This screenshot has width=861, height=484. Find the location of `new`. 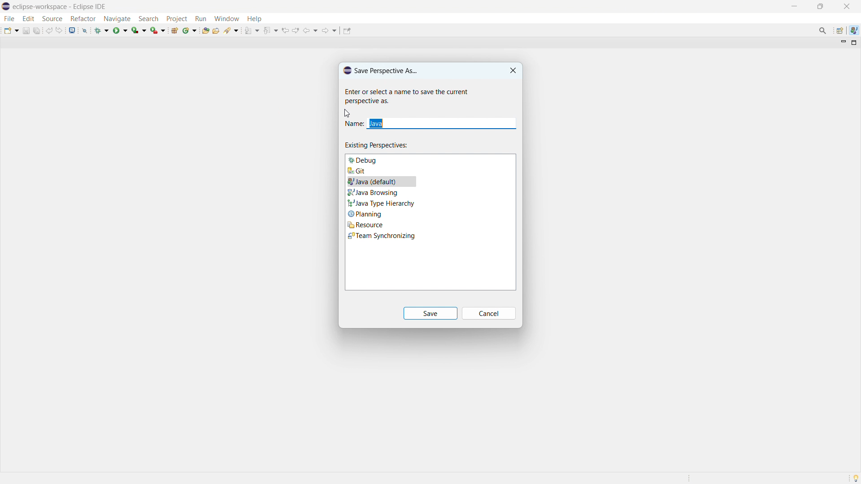

new is located at coordinates (10, 30).